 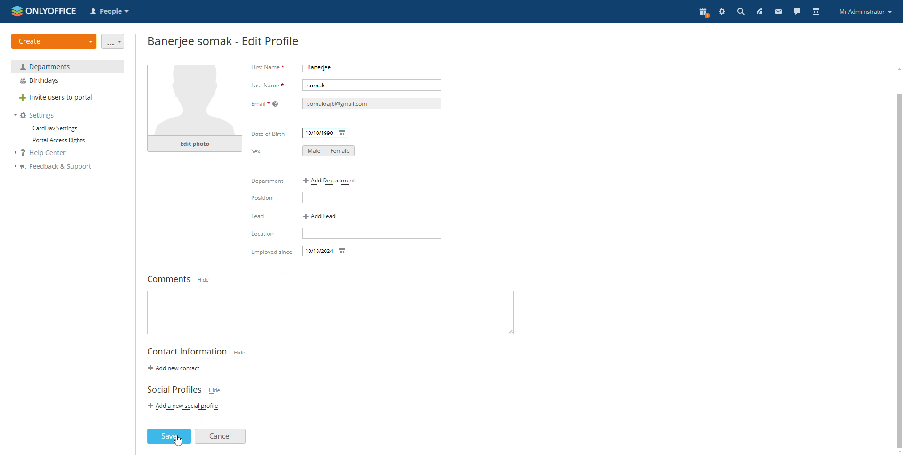 I want to click on save, so click(x=169, y=436).